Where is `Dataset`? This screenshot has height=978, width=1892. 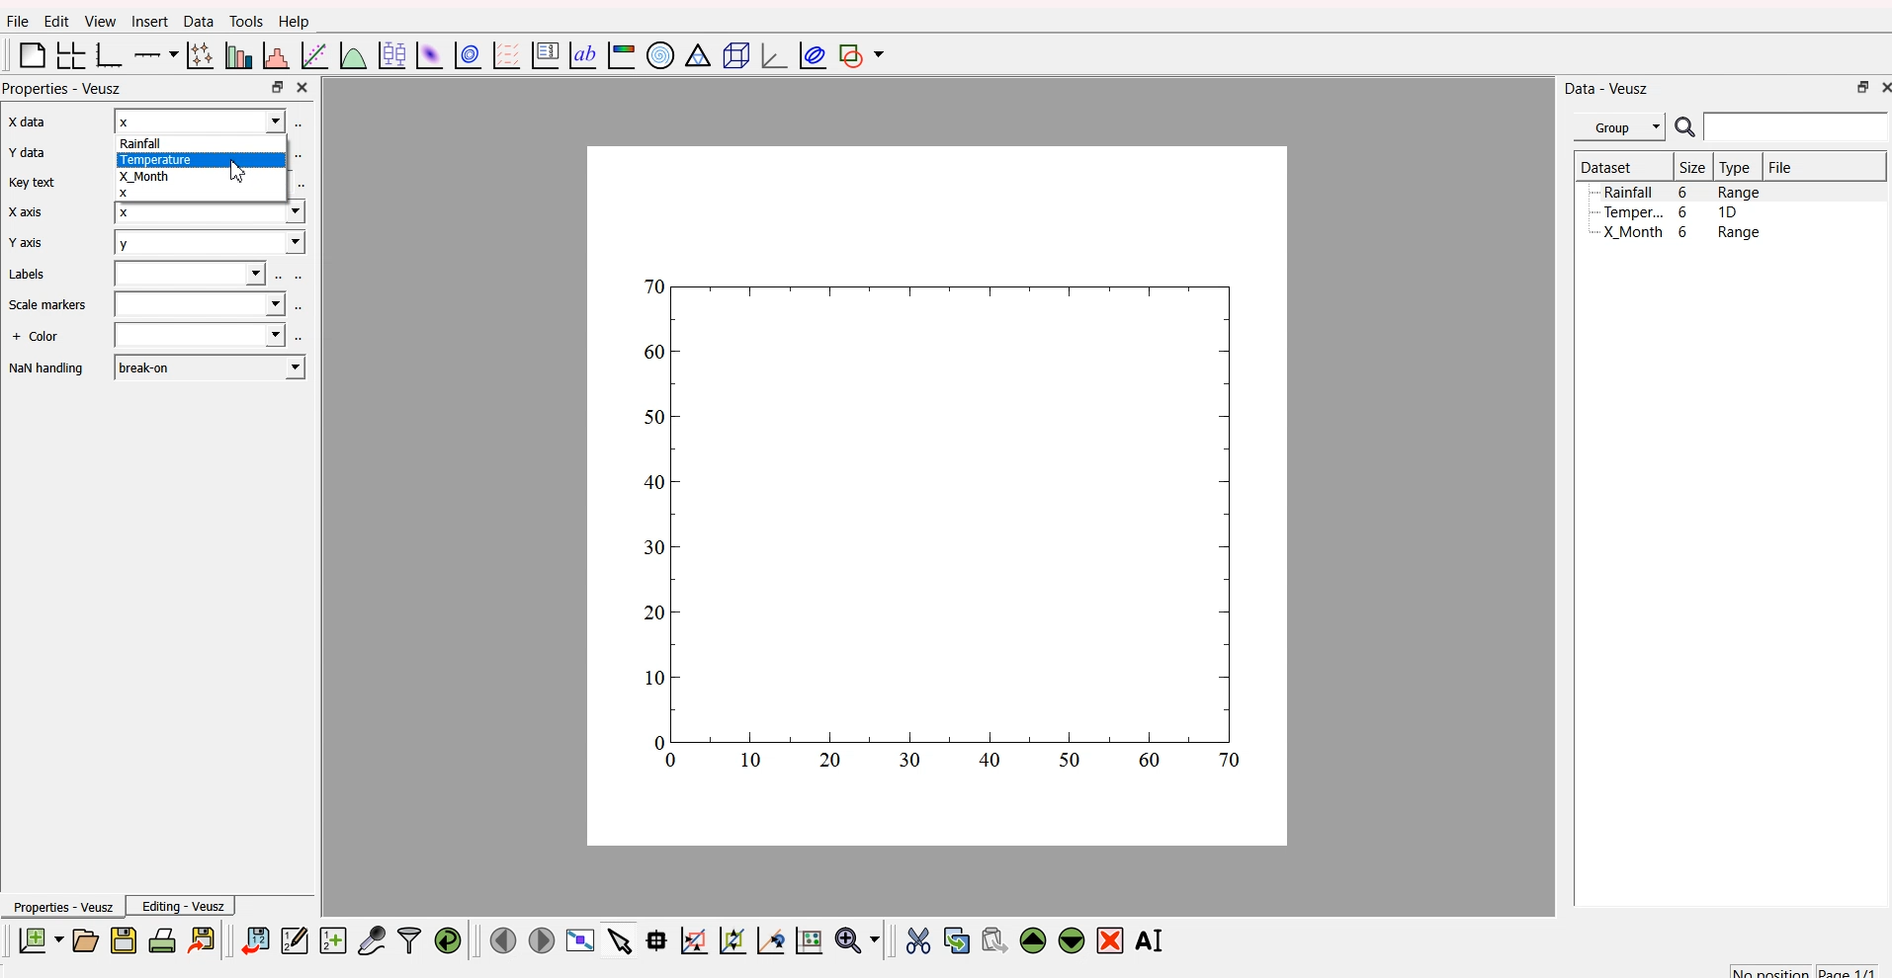 Dataset is located at coordinates (1606, 166).